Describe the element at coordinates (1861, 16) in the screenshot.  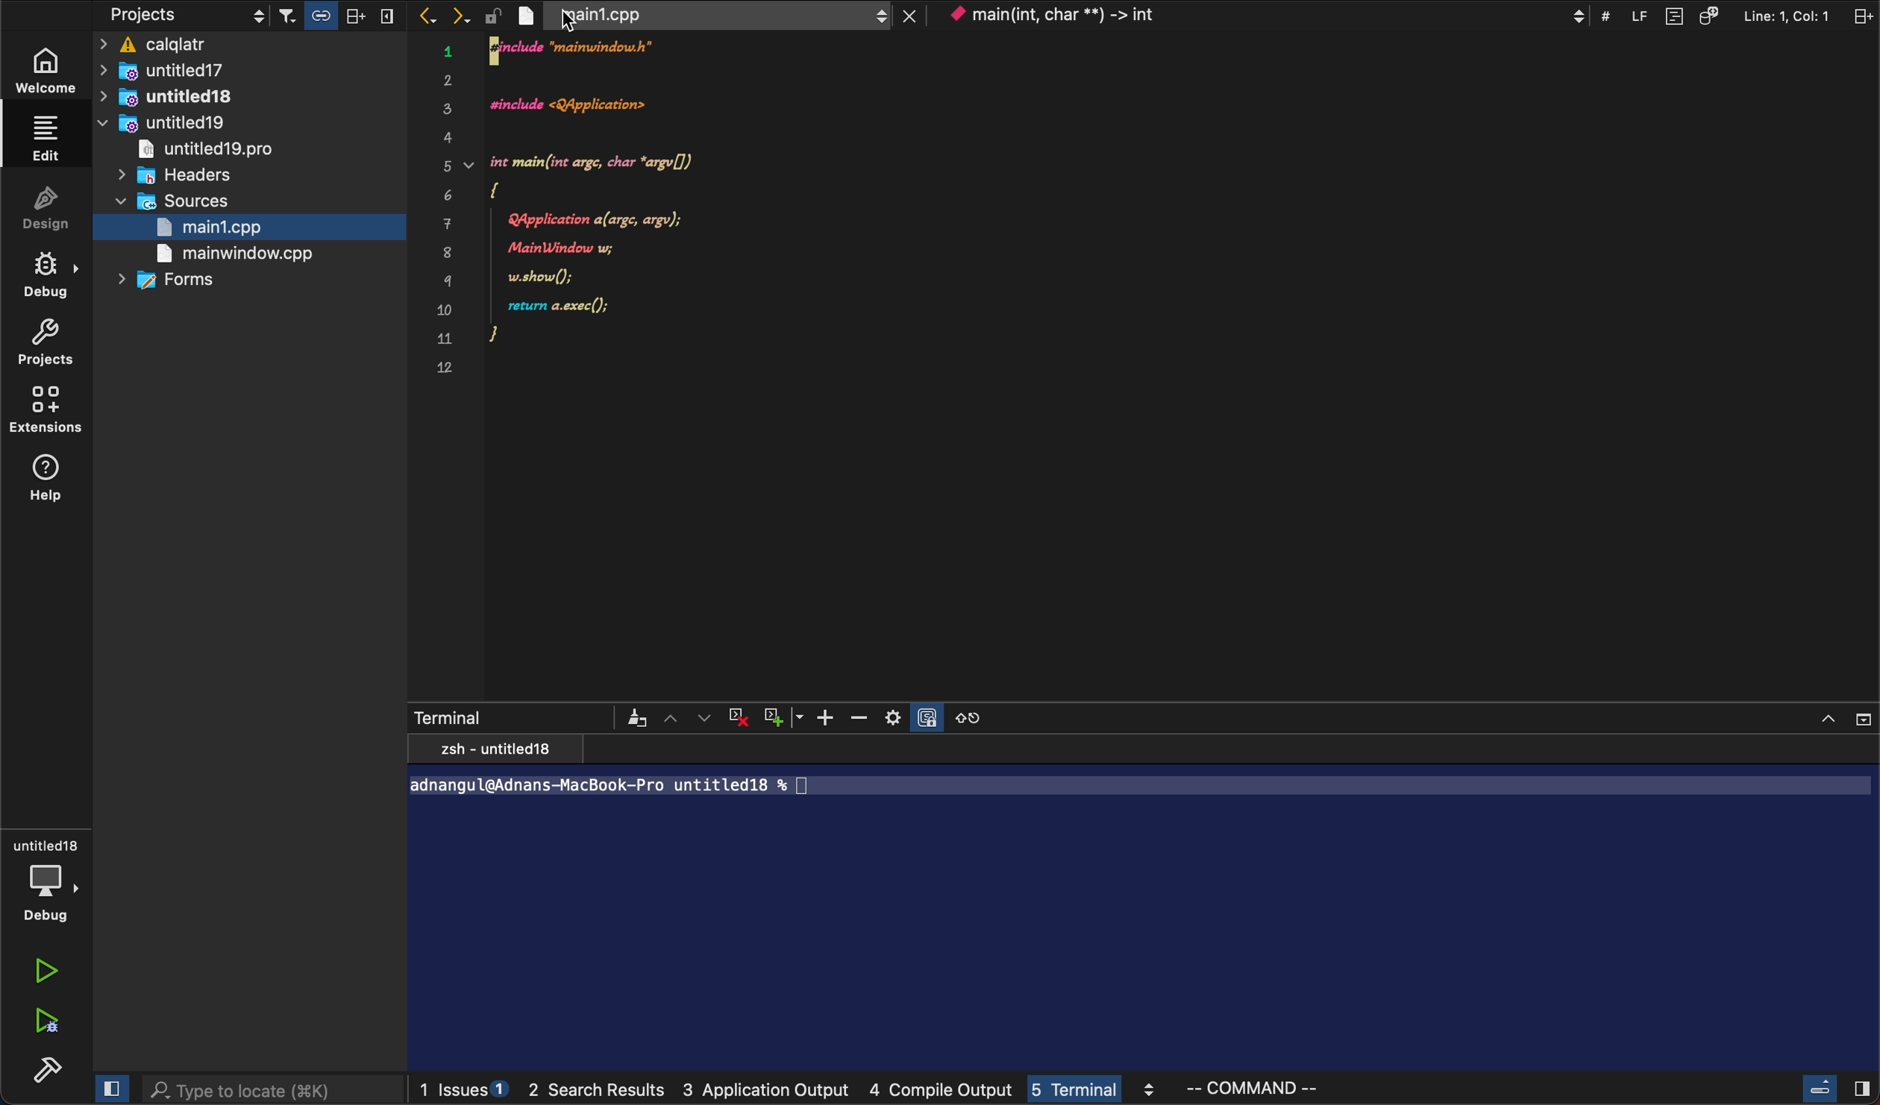
I see `split` at that location.